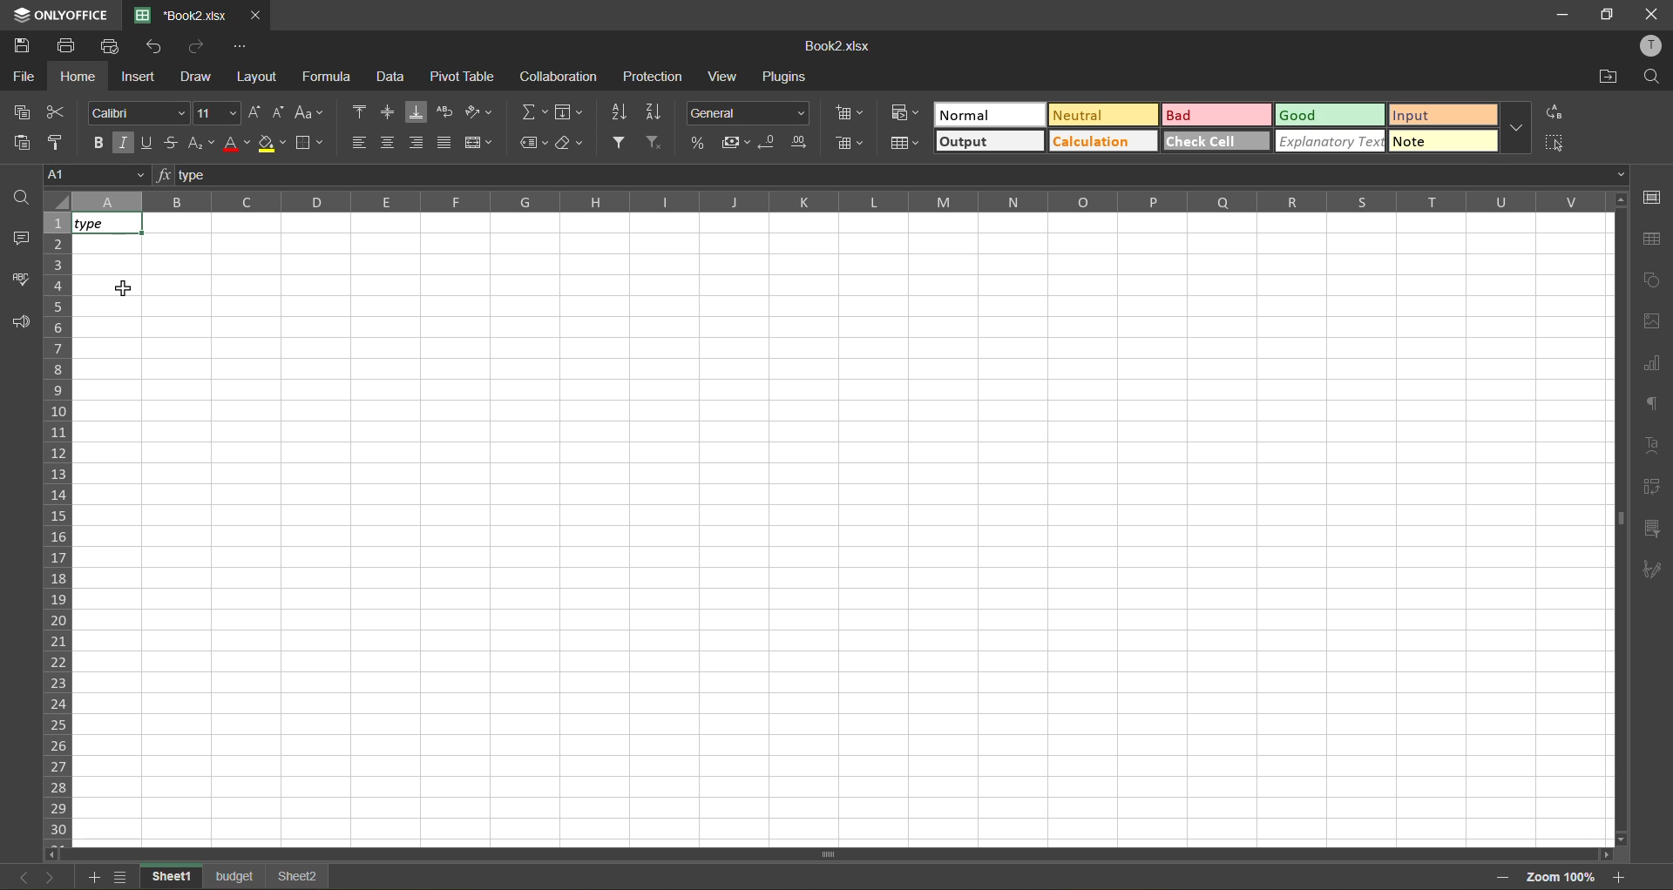 The height and width of the screenshot is (890, 1673). Describe the element at coordinates (1216, 140) in the screenshot. I see `check cell` at that location.